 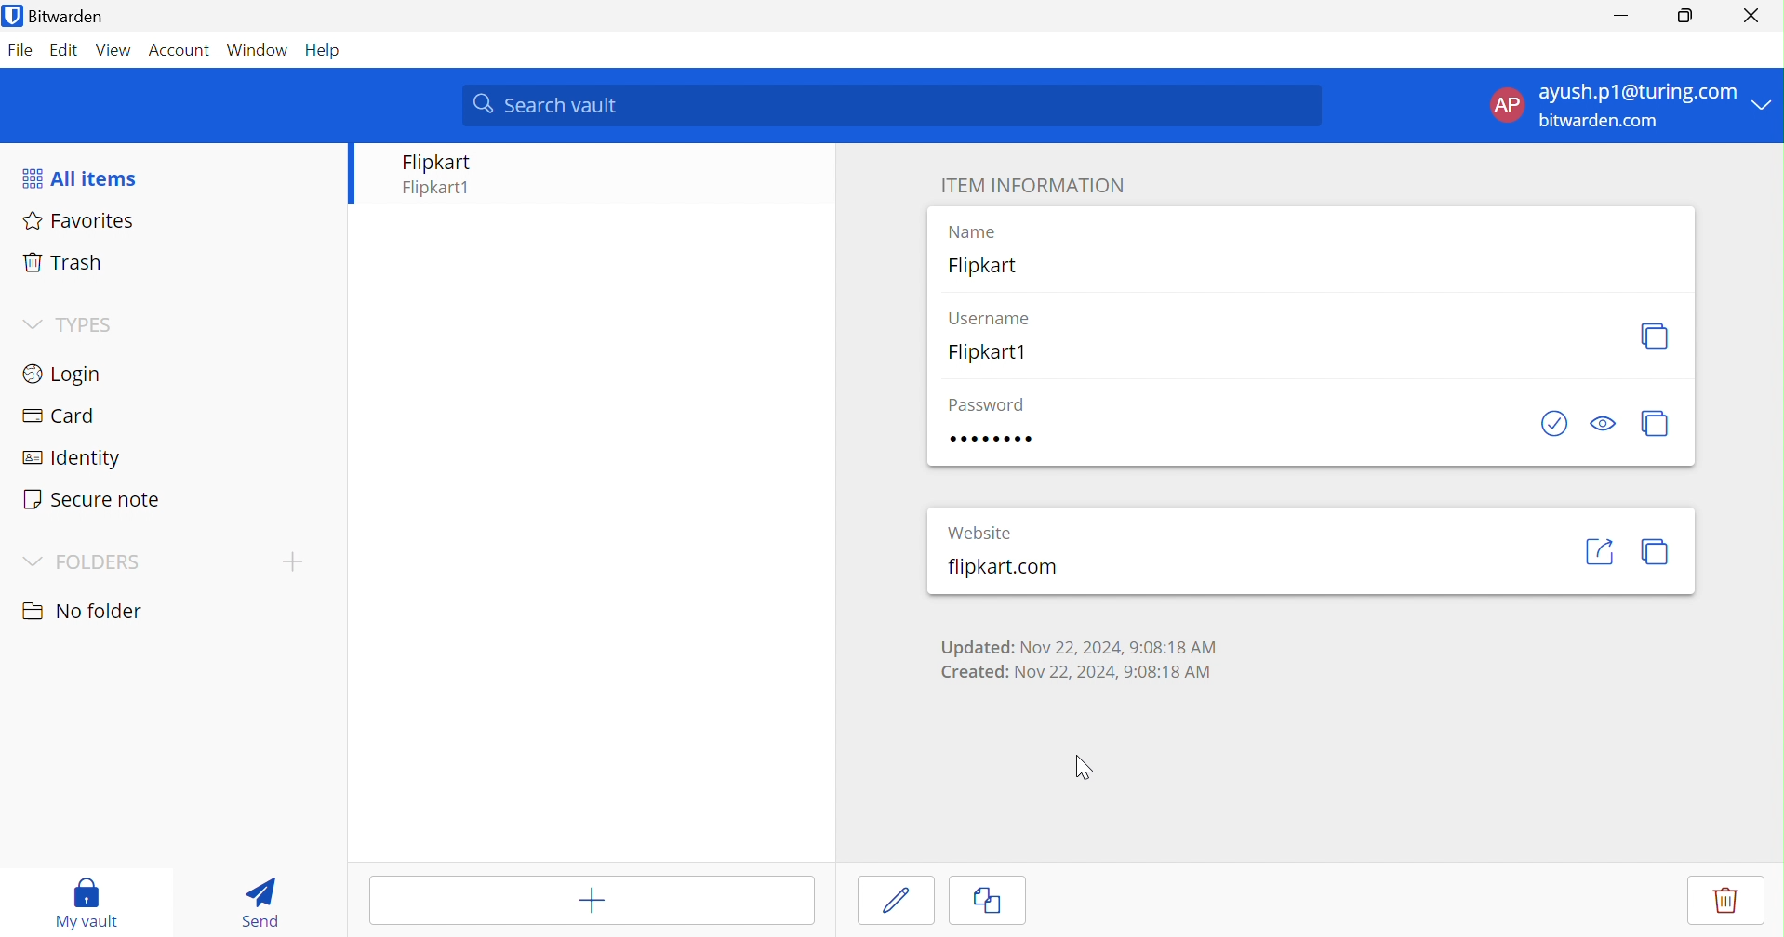 What do you see at coordinates (1734, 902) in the screenshot?
I see `Delete` at bounding box center [1734, 902].